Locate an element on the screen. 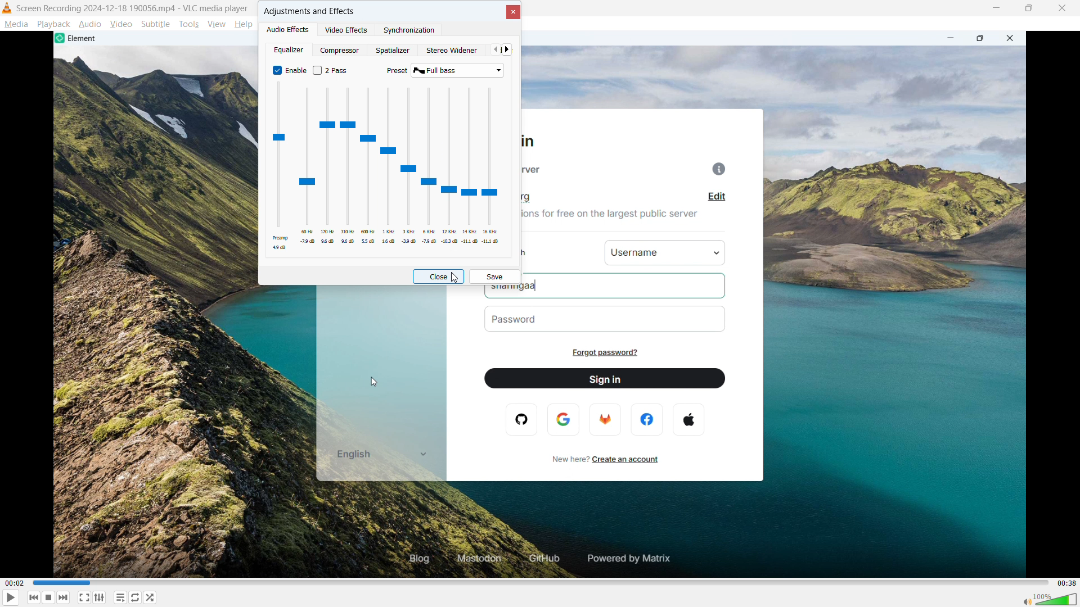 This screenshot has width=1080, height=607. Audio  is located at coordinates (91, 24).